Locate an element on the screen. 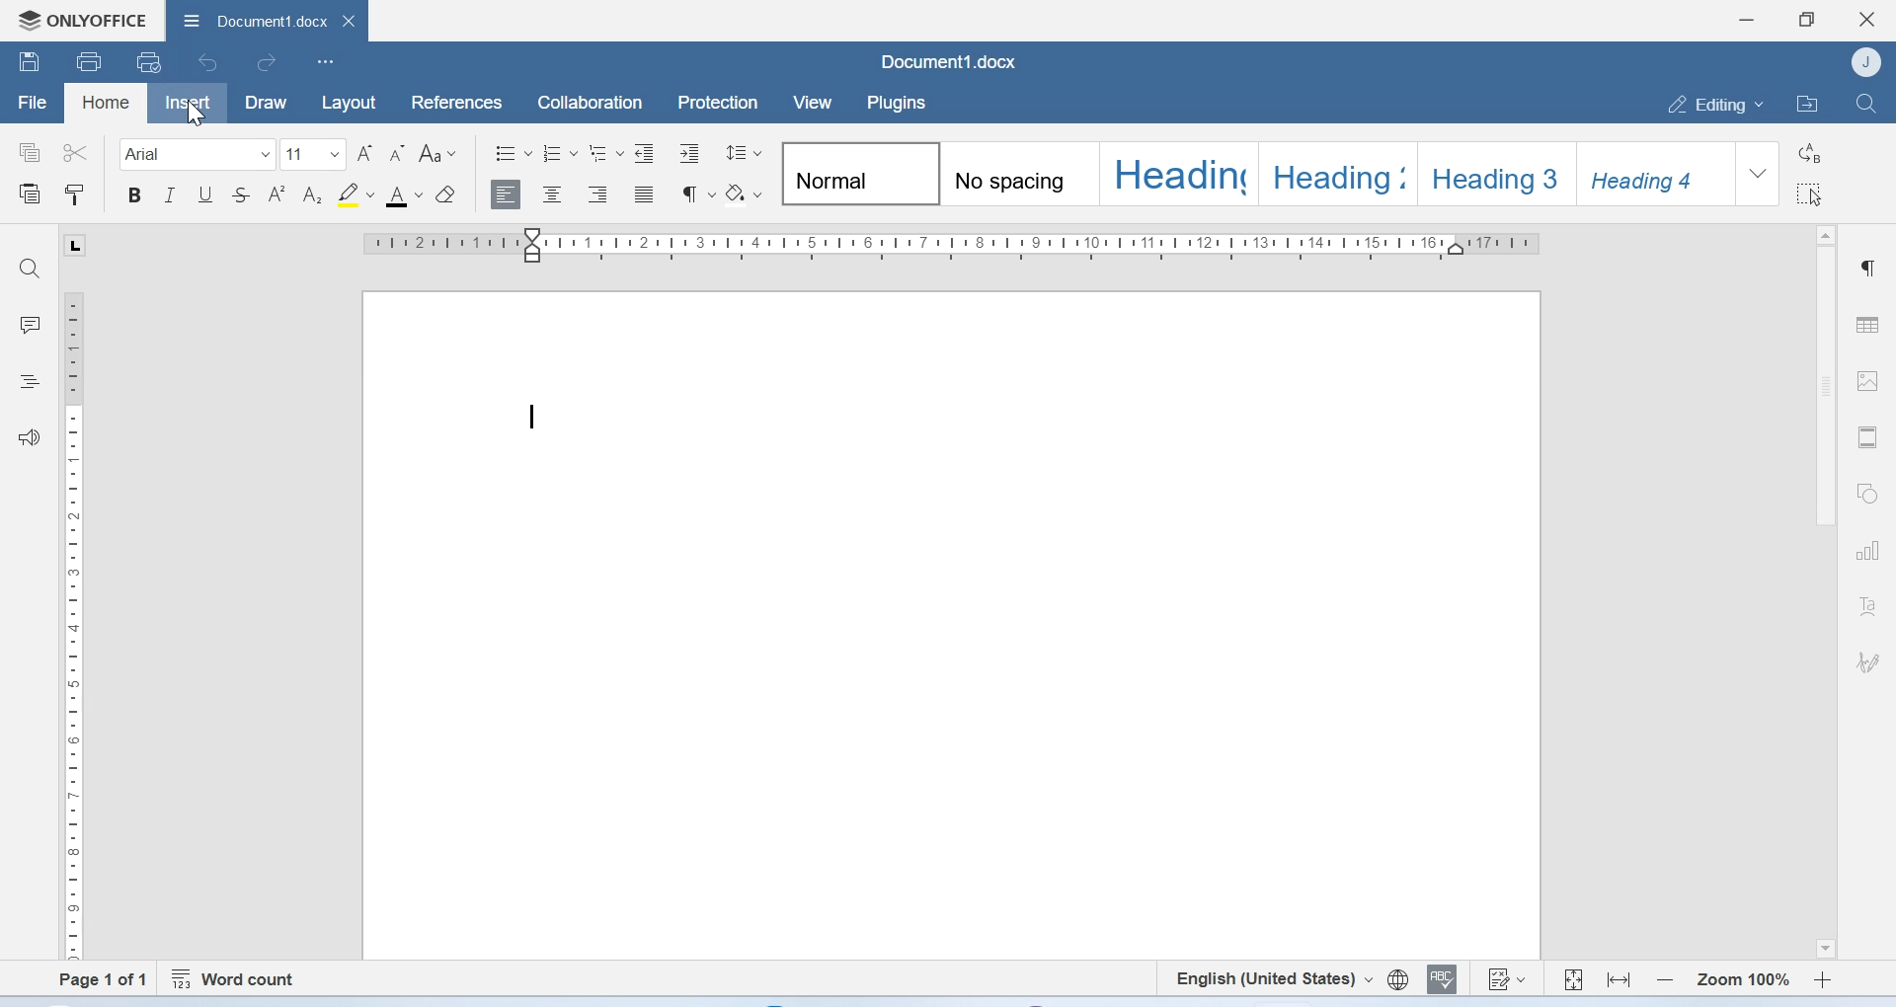 The height and width of the screenshot is (1007, 1896). Highlight color is located at coordinates (355, 197).